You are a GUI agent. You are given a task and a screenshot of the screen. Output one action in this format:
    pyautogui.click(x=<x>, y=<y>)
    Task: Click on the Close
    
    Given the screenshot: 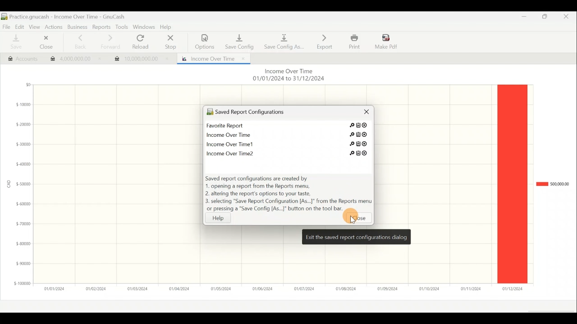 What is the action you would take?
    pyautogui.click(x=44, y=43)
    